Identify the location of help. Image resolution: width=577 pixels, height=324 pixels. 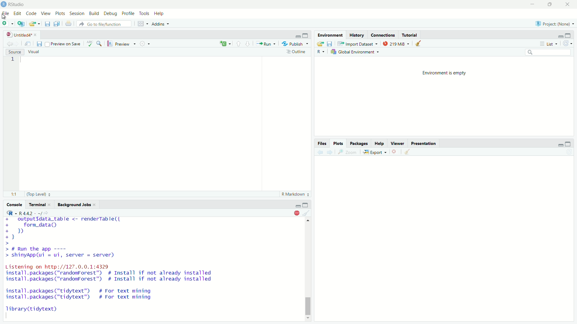
(379, 144).